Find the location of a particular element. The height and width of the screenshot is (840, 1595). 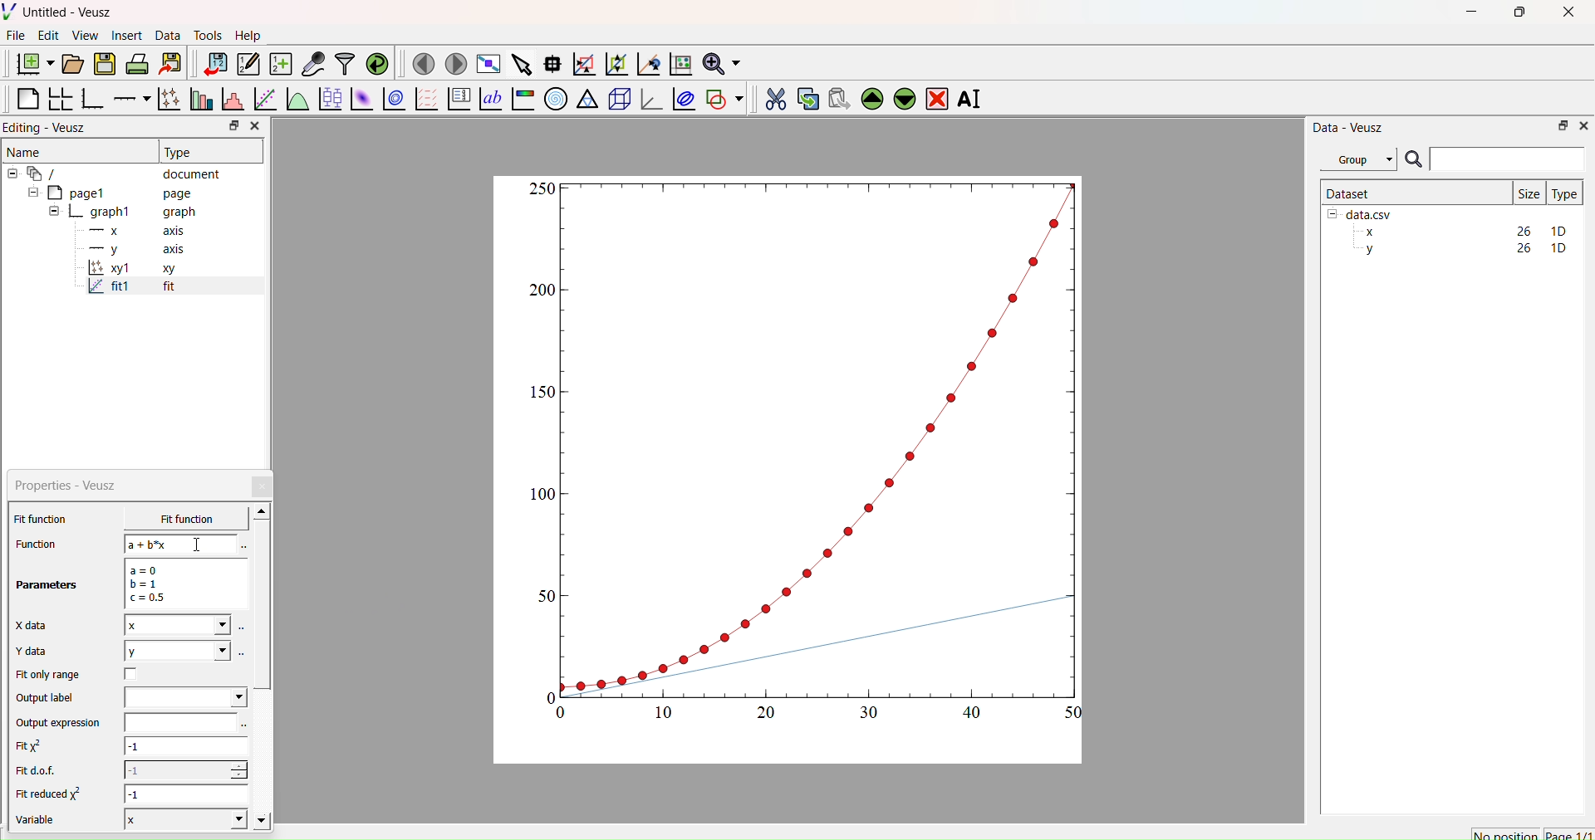

Filter data is located at coordinates (344, 63).